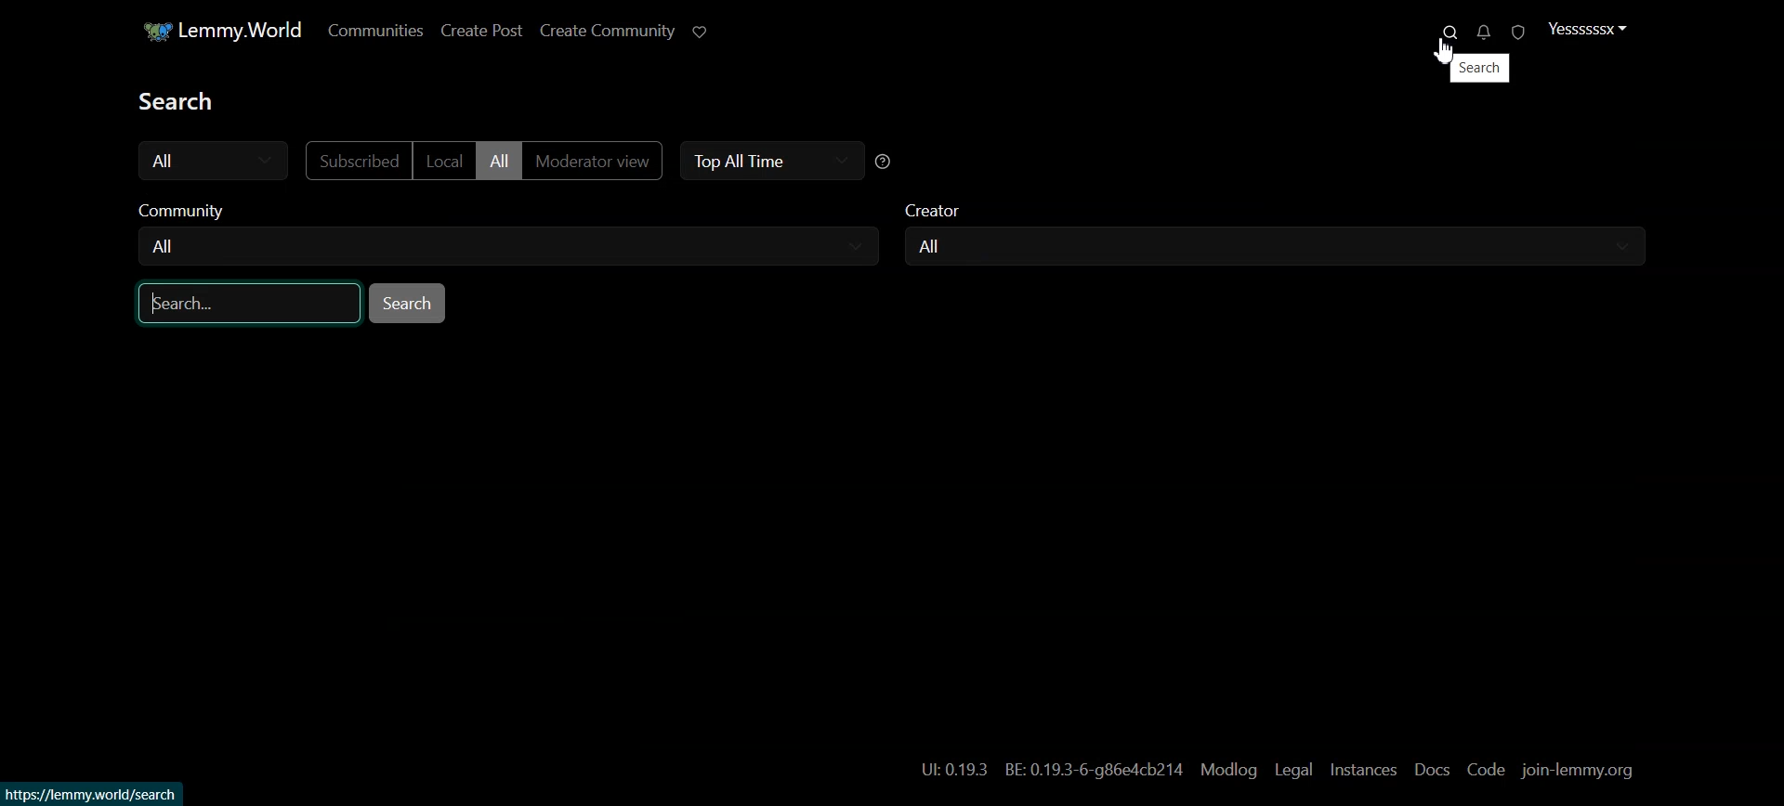 This screenshot has height=806, width=1784. Describe the element at coordinates (173, 100) in the screenshot. I see `Text` at that location.